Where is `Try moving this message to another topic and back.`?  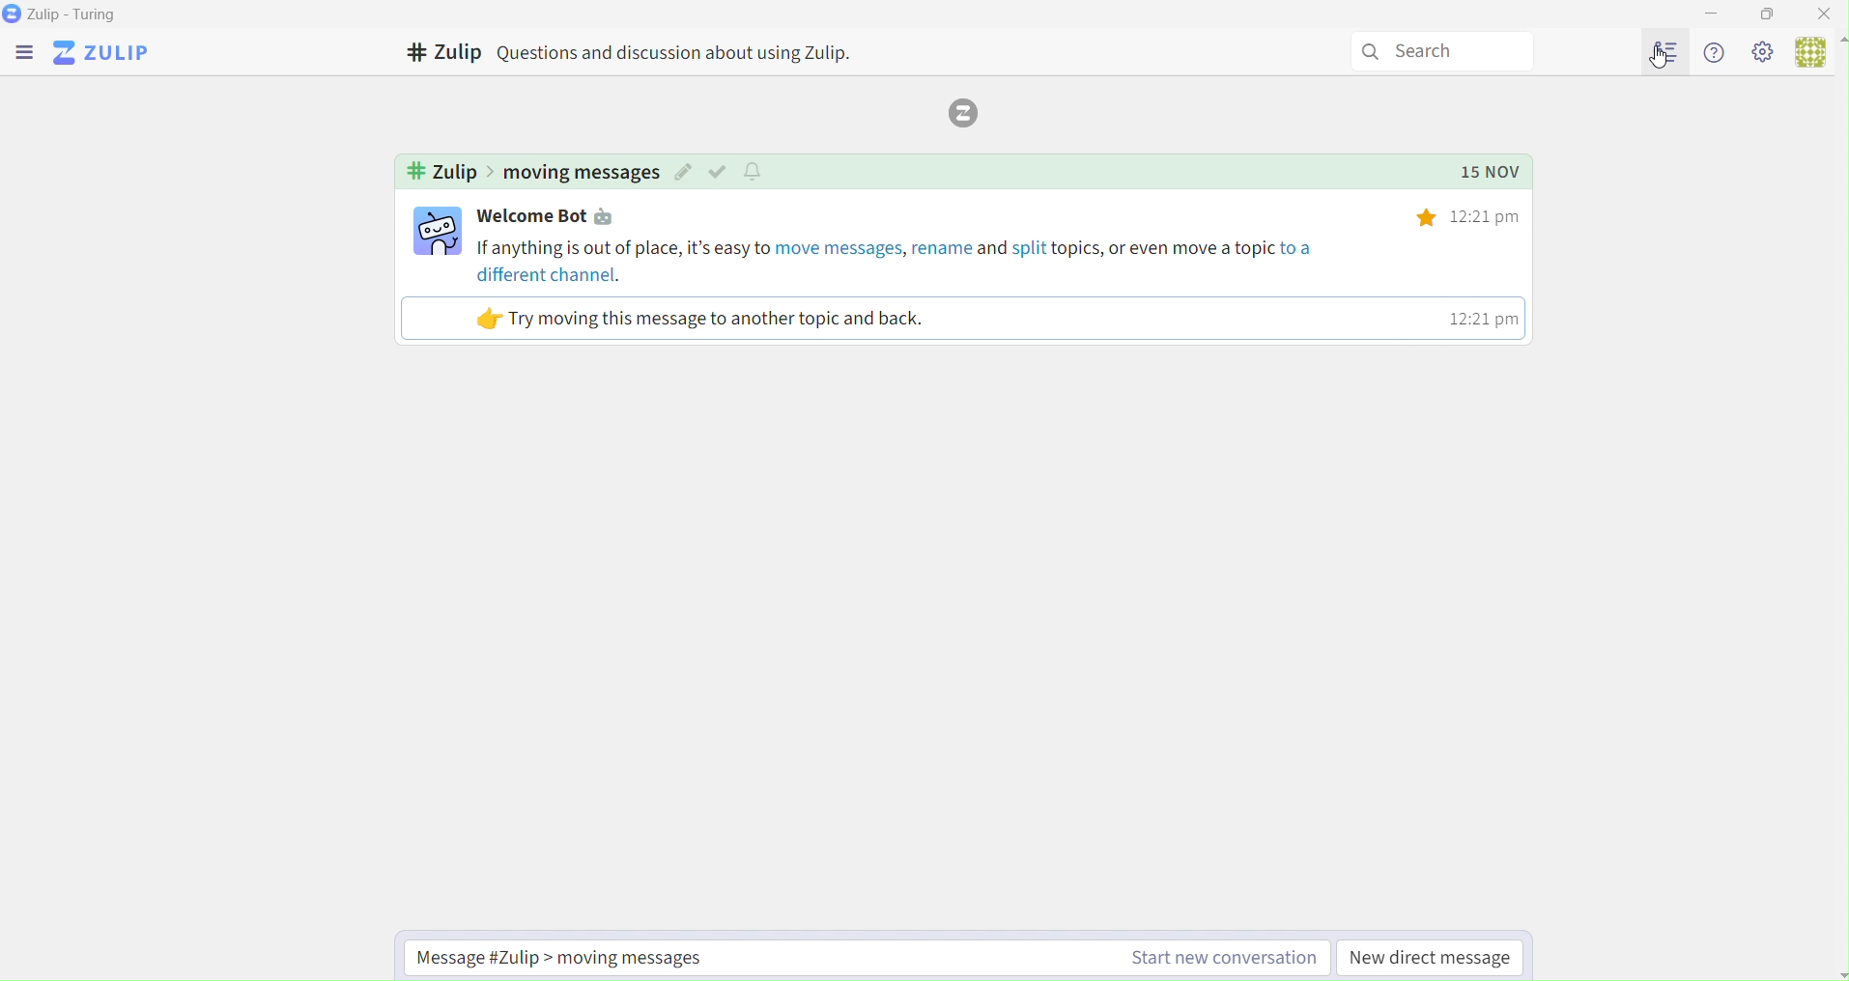 Try moving this message to another topic and back. is located at coordinates (702, 319).